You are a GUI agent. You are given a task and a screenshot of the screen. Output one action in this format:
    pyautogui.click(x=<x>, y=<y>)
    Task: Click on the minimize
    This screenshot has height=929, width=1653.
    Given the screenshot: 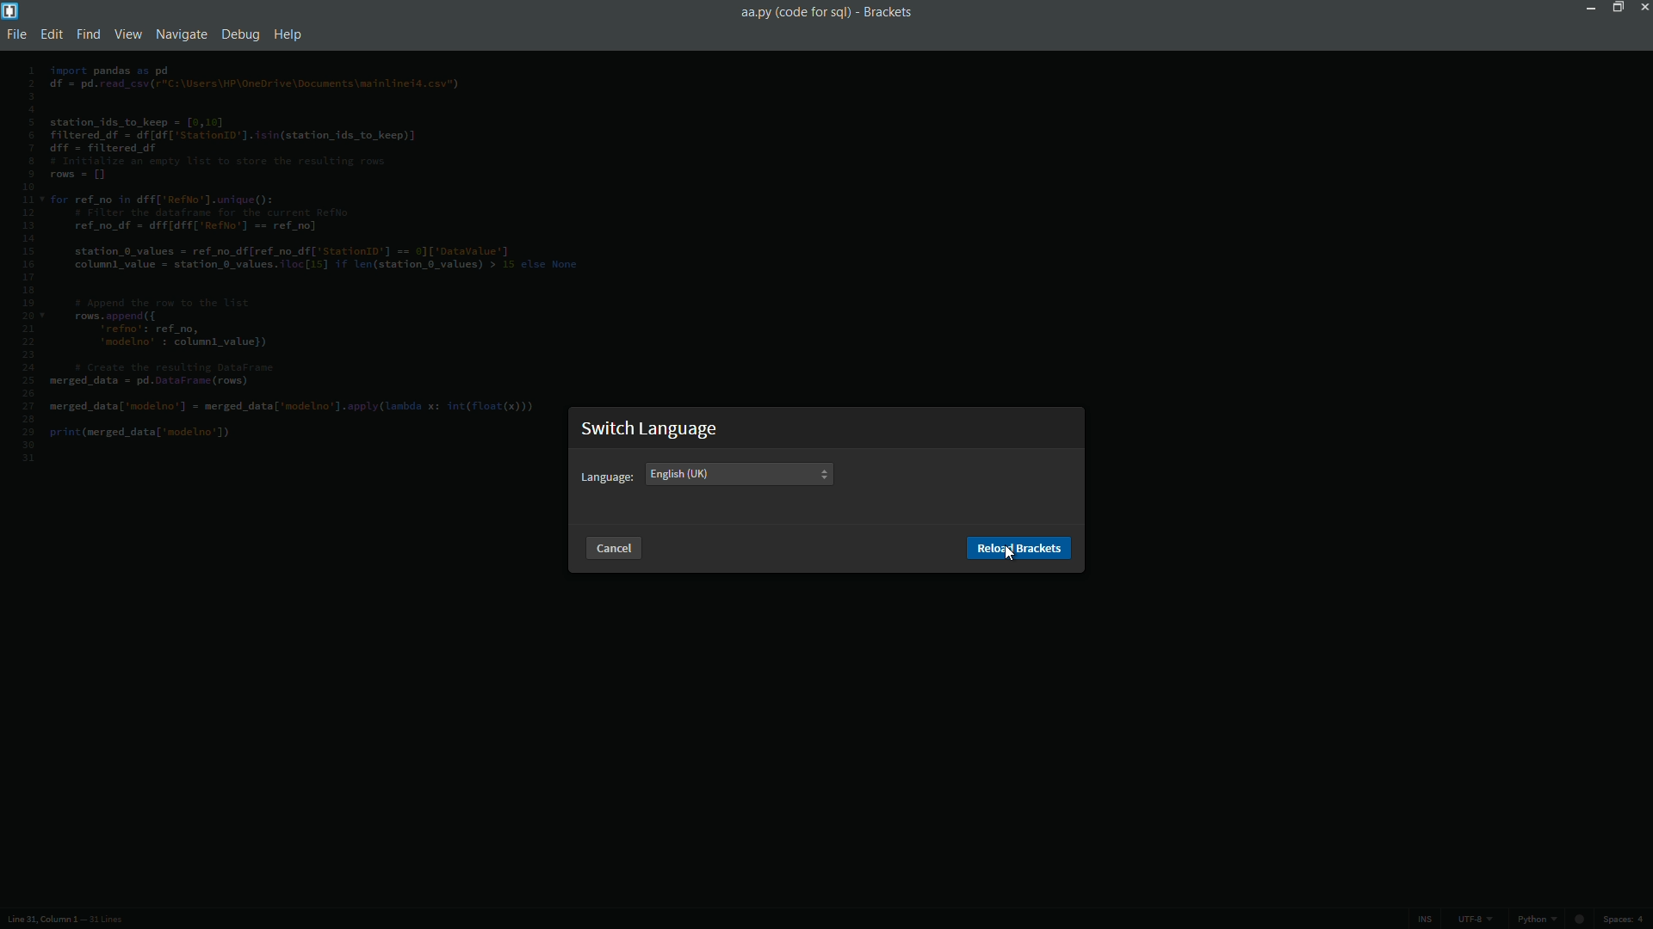 What is the action you would take?
    pyautogui.click(x=1588, y=7)
    